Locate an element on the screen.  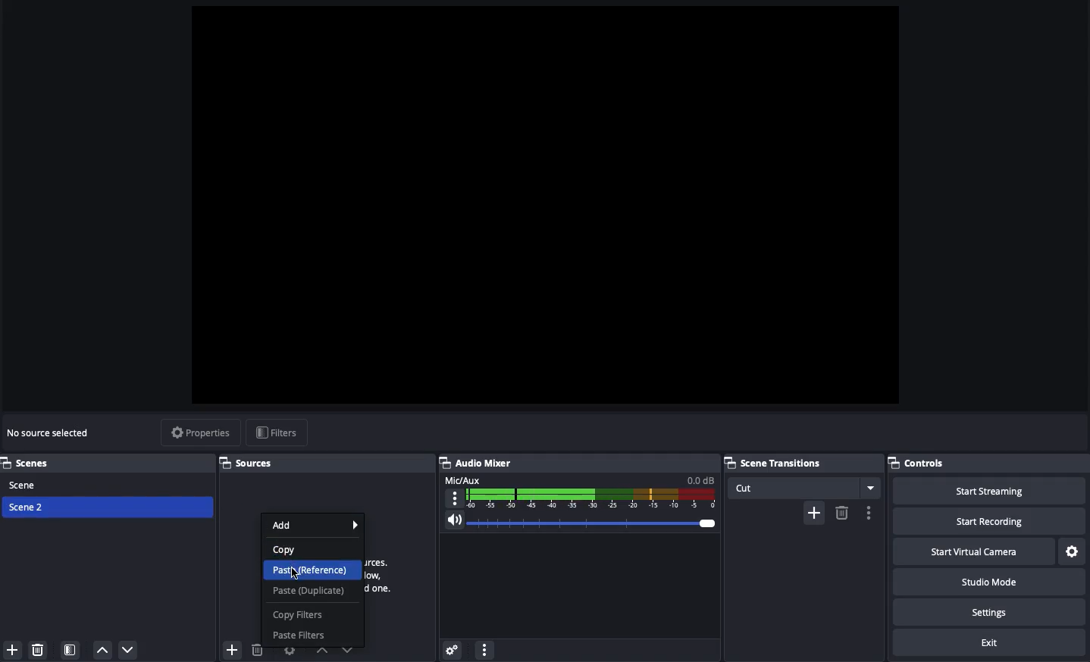
Add is located at coordinates (318, 524).